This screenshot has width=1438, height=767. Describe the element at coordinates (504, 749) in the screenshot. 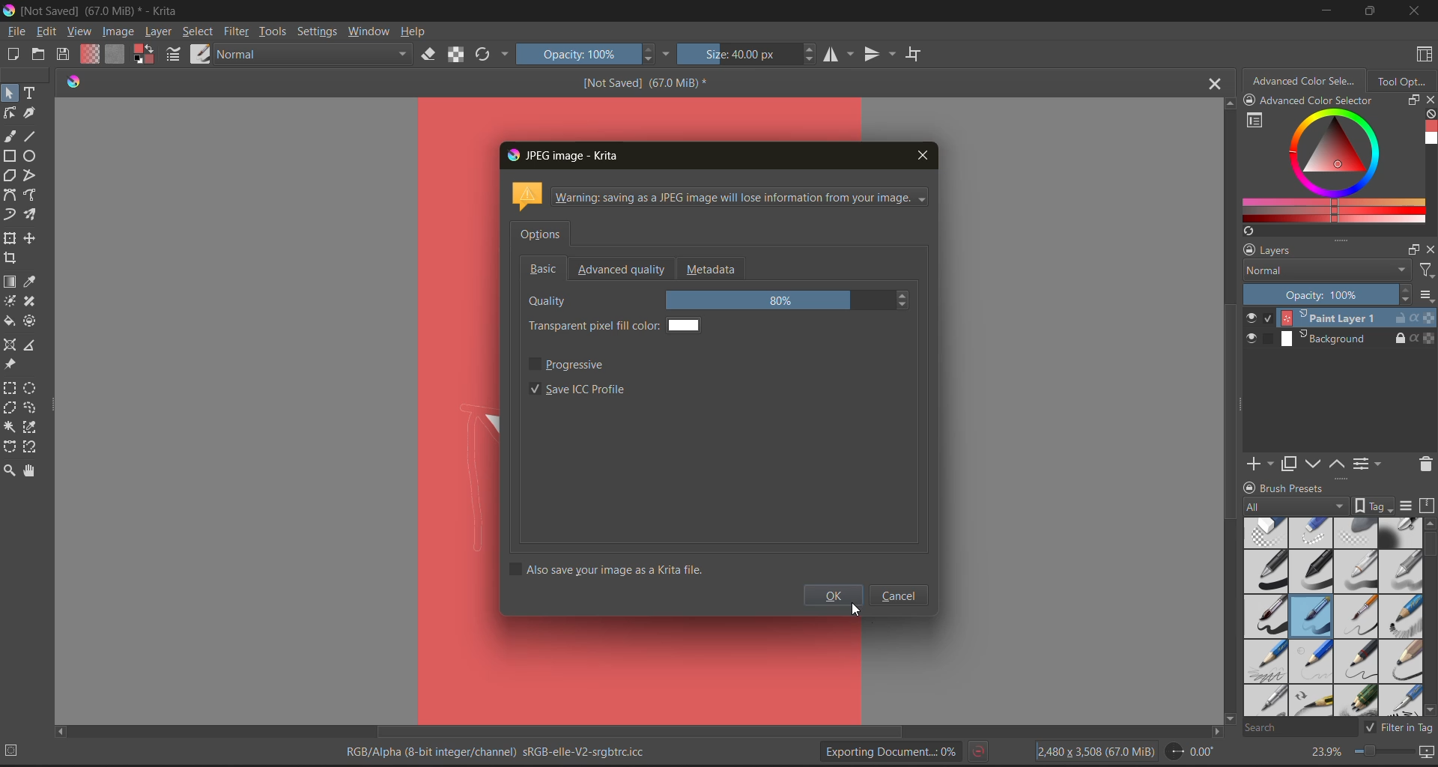

I see `metadata` at that location.